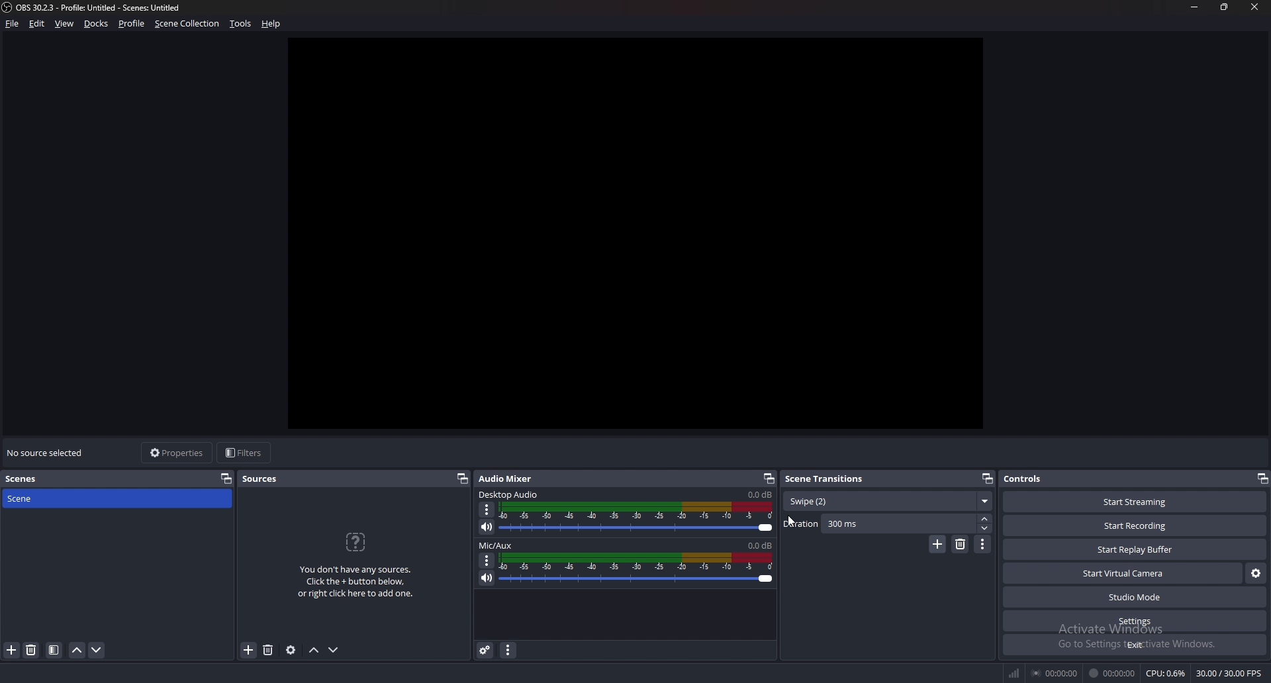 The width and height of the screenshot is (1271, 683). What do you see at coordinates (133, 24) in the screenshot?
I see `profile` at bounding box center [133, 24].